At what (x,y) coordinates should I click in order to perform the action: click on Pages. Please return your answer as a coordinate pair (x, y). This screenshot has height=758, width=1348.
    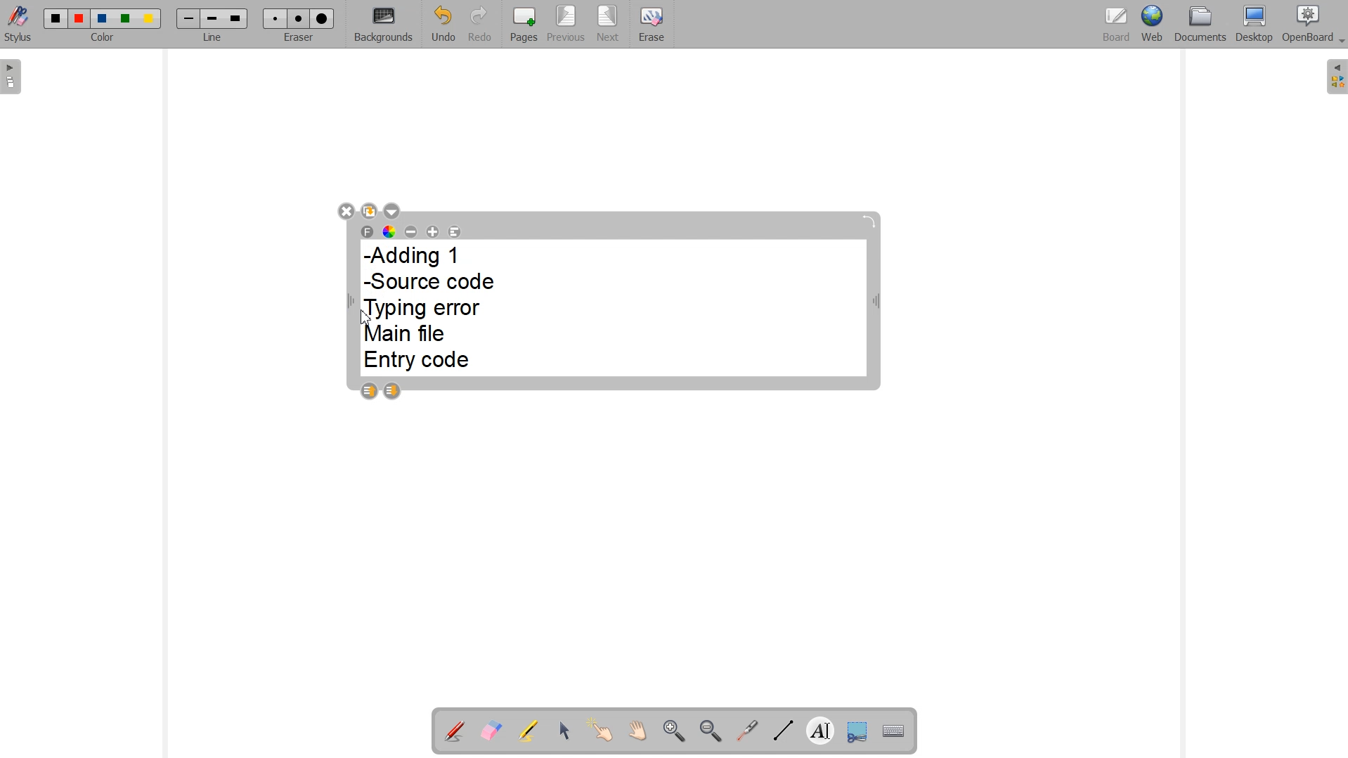
    Looking at the image, I should click on (524, 24).